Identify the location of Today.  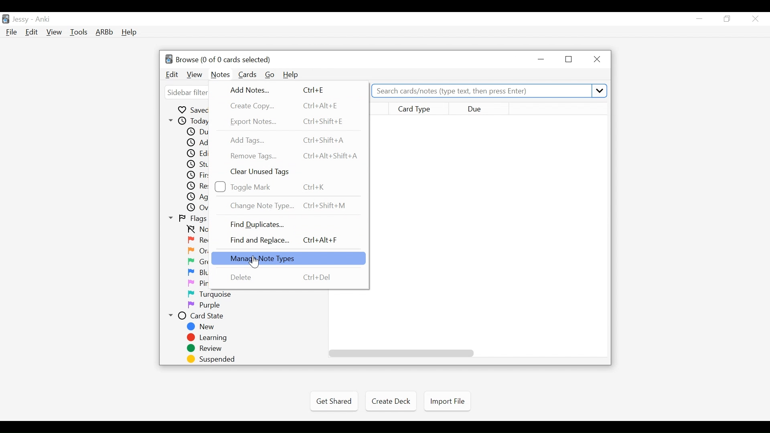
(187, 121).